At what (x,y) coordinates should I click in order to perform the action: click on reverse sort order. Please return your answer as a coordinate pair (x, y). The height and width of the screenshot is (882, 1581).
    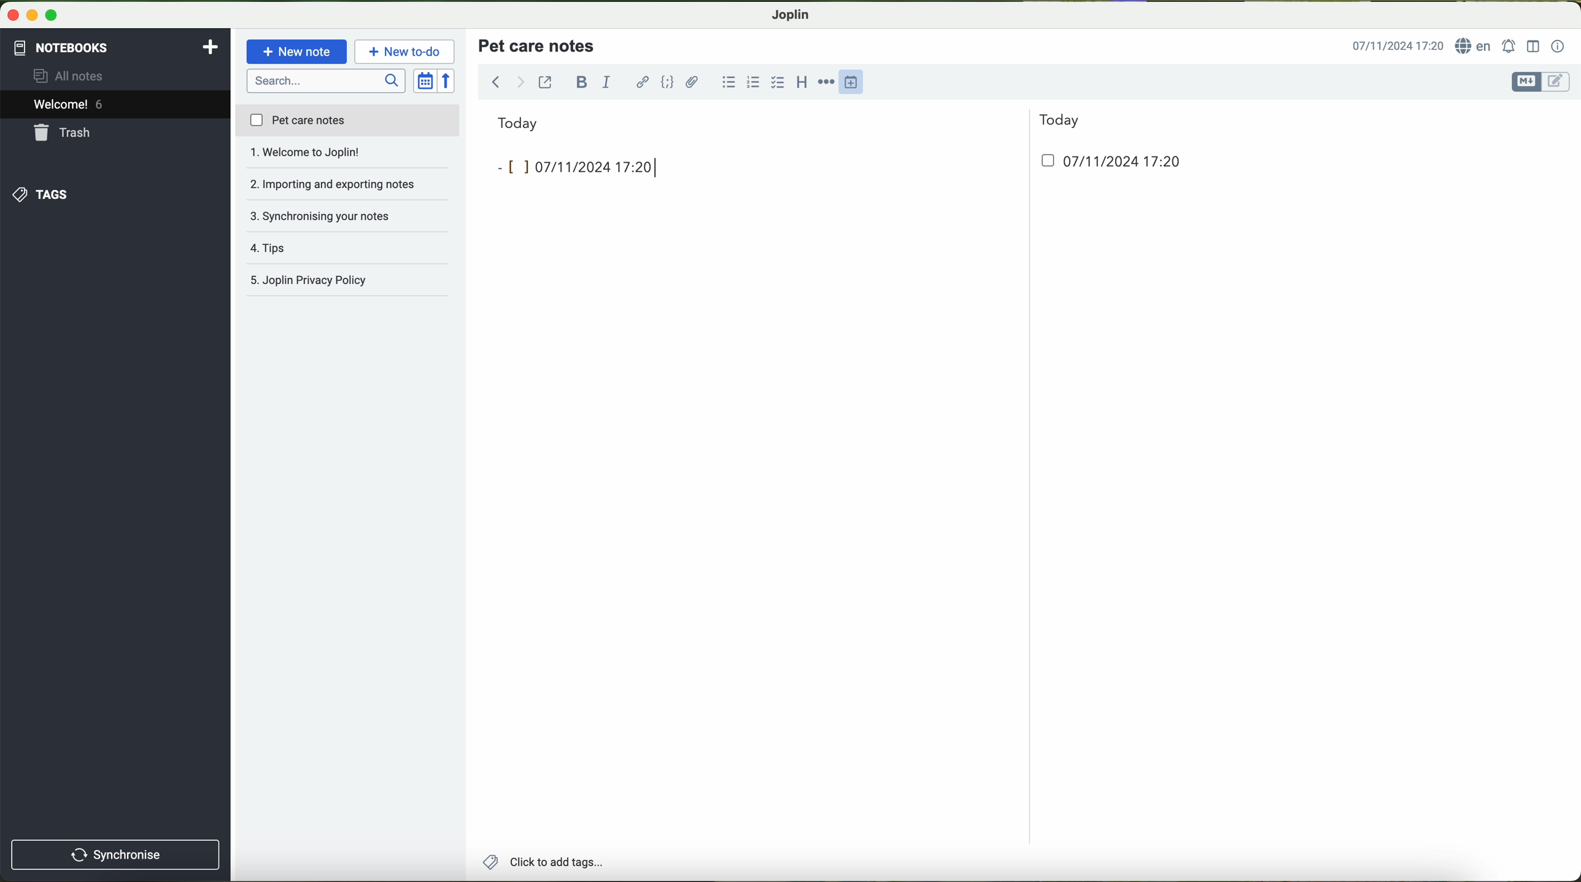
    Looking at the image, I should click on (450, 82).